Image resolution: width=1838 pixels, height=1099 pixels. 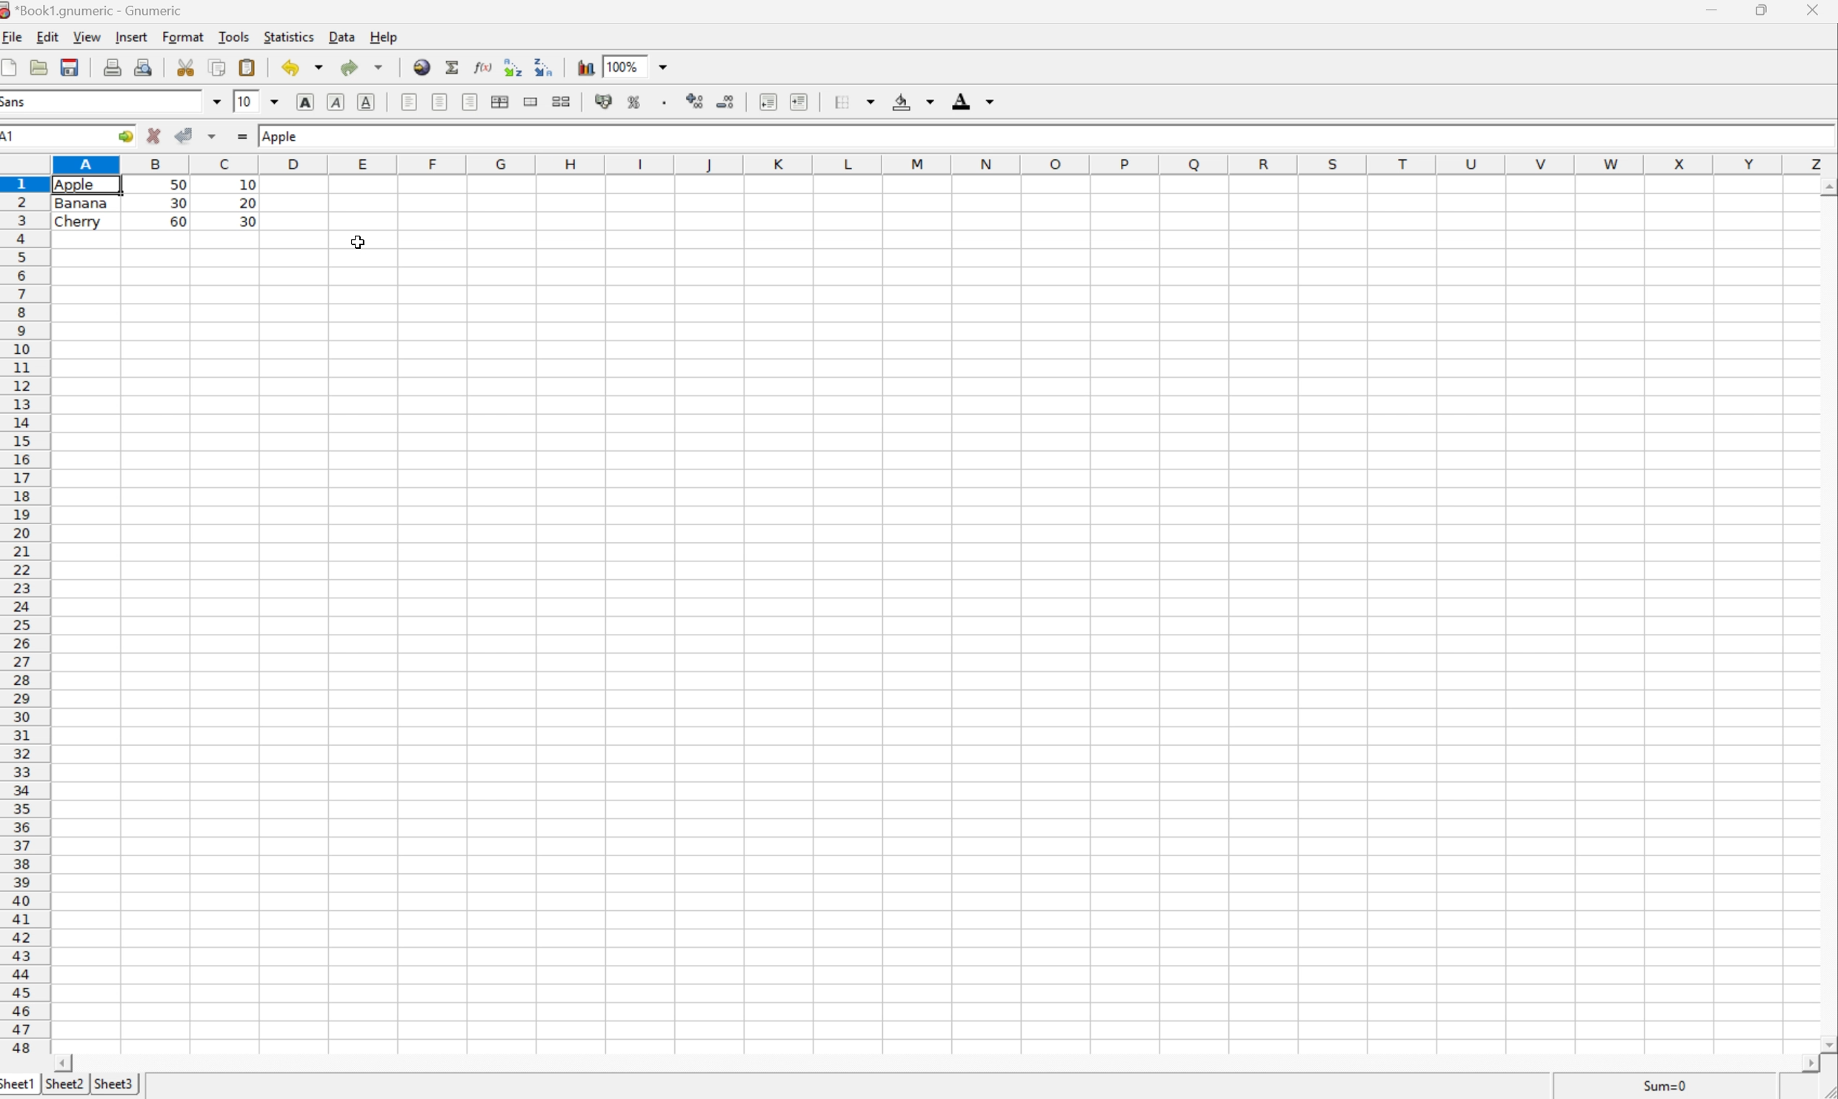 I want to click on sheet2, so click(x=64, y=1083).